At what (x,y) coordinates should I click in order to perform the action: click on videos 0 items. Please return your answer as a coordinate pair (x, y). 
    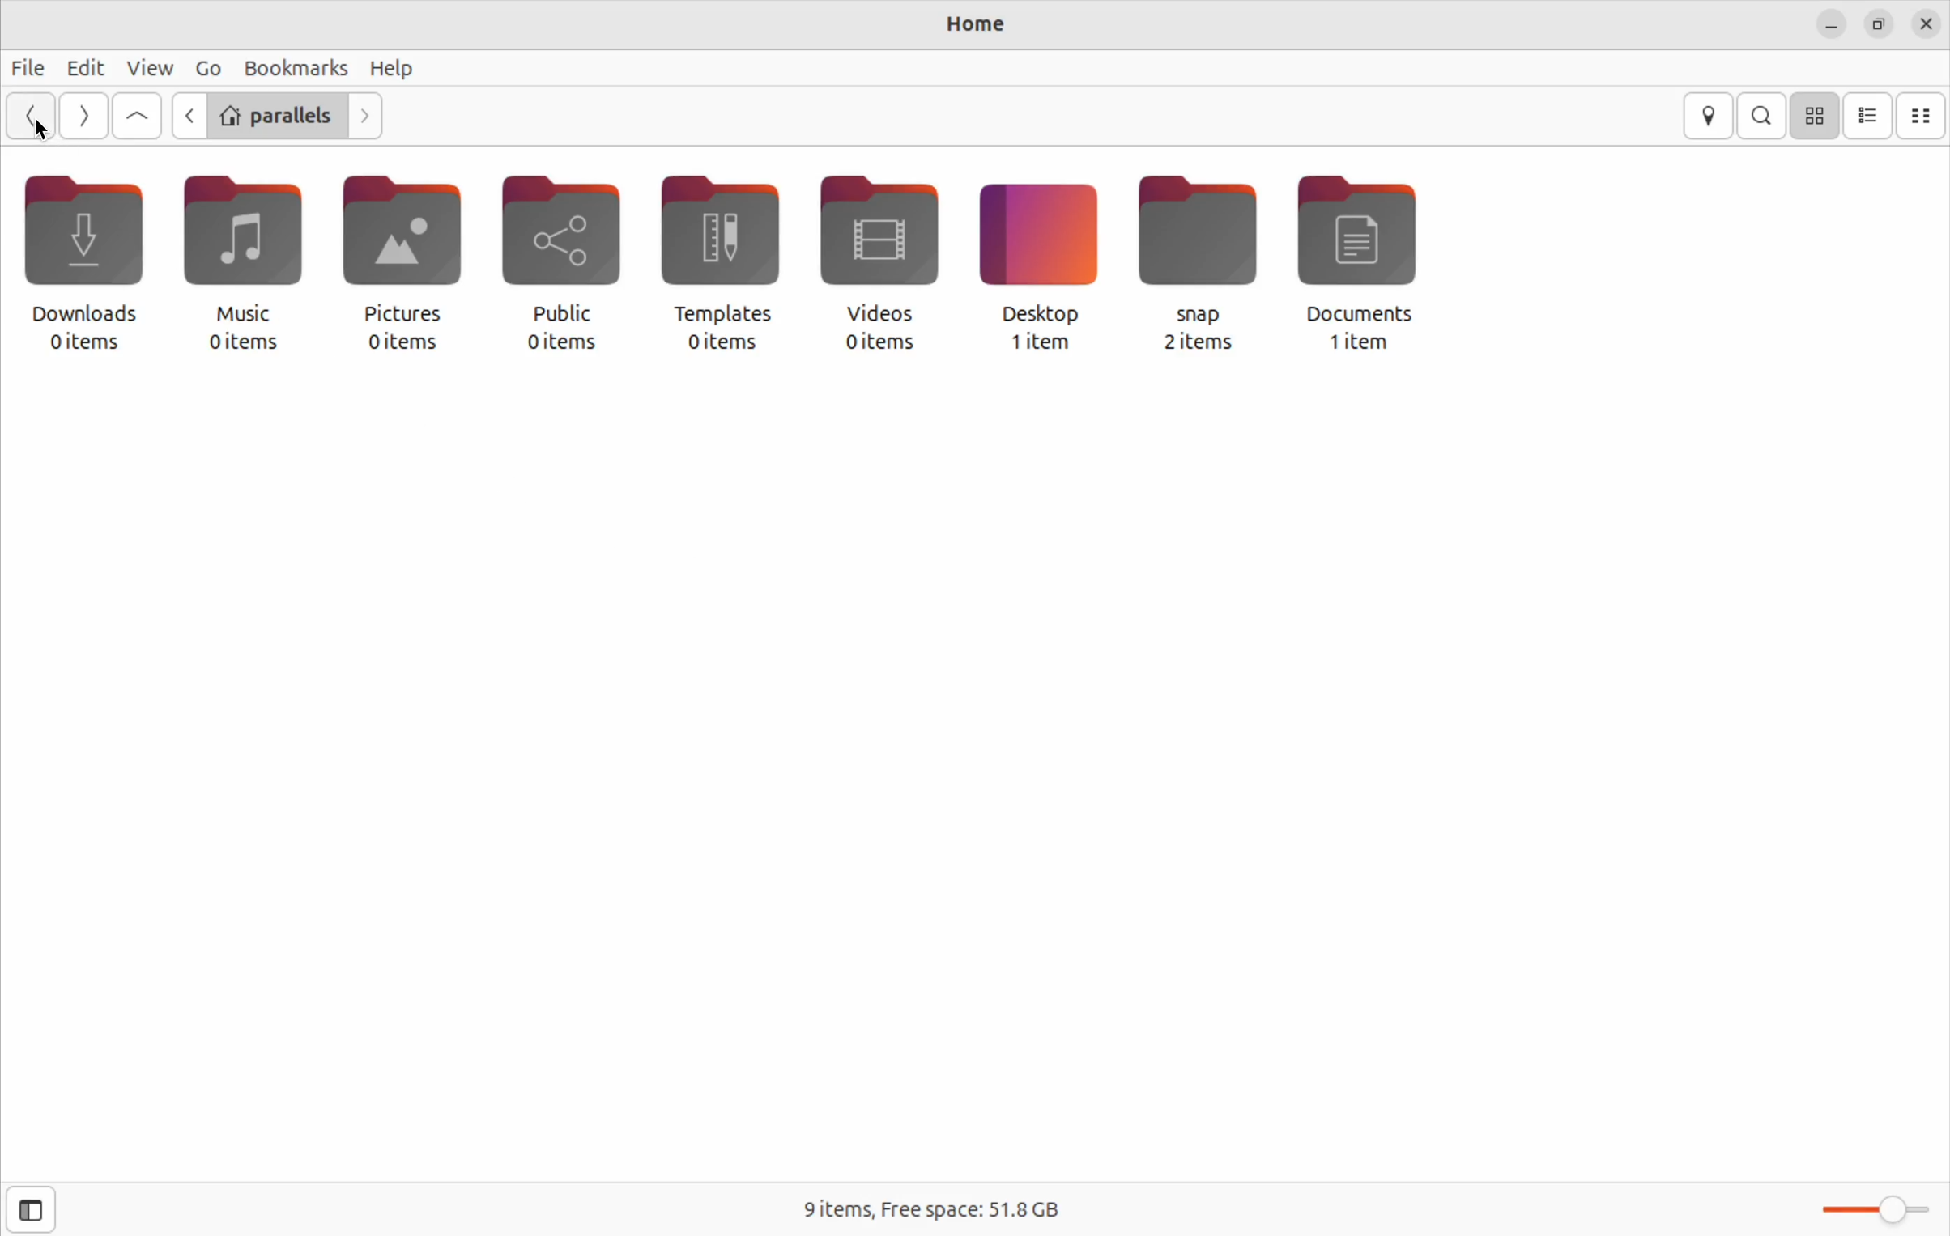
    Looking at the image, I should click on (875, 263).